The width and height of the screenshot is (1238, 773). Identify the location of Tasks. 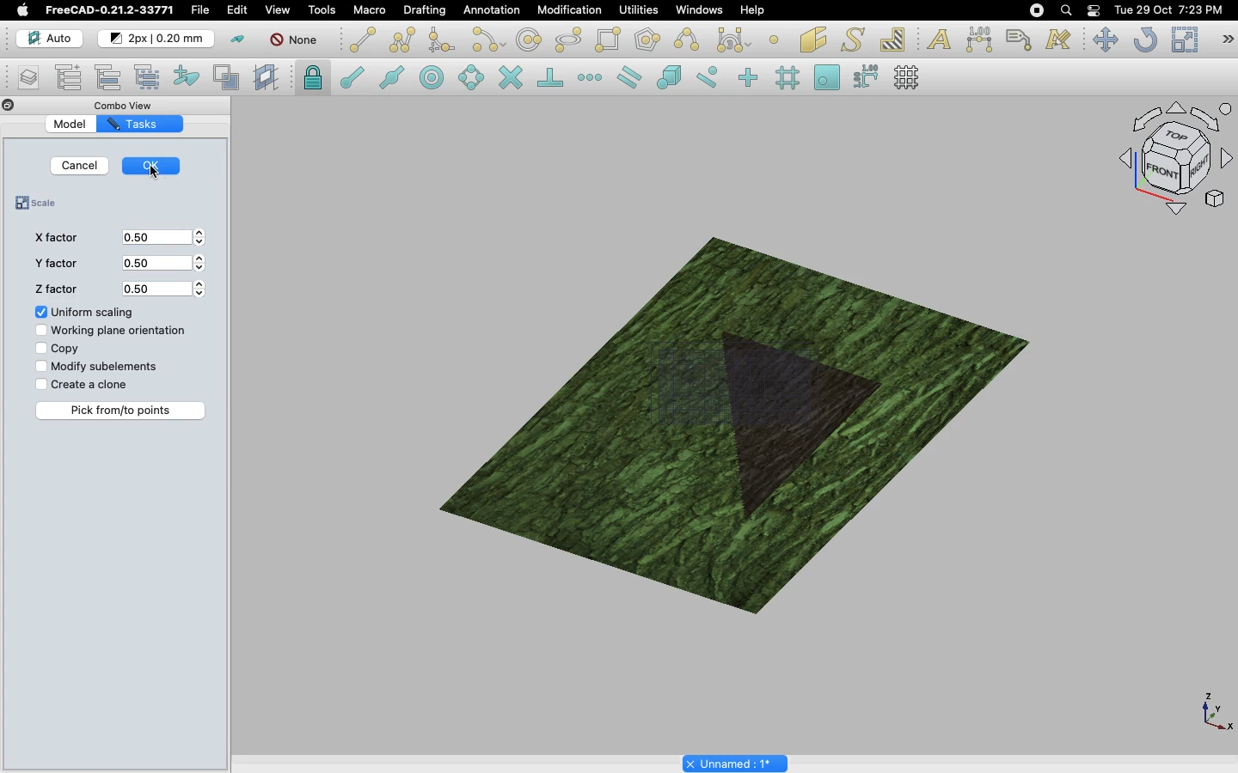
(135, 124).